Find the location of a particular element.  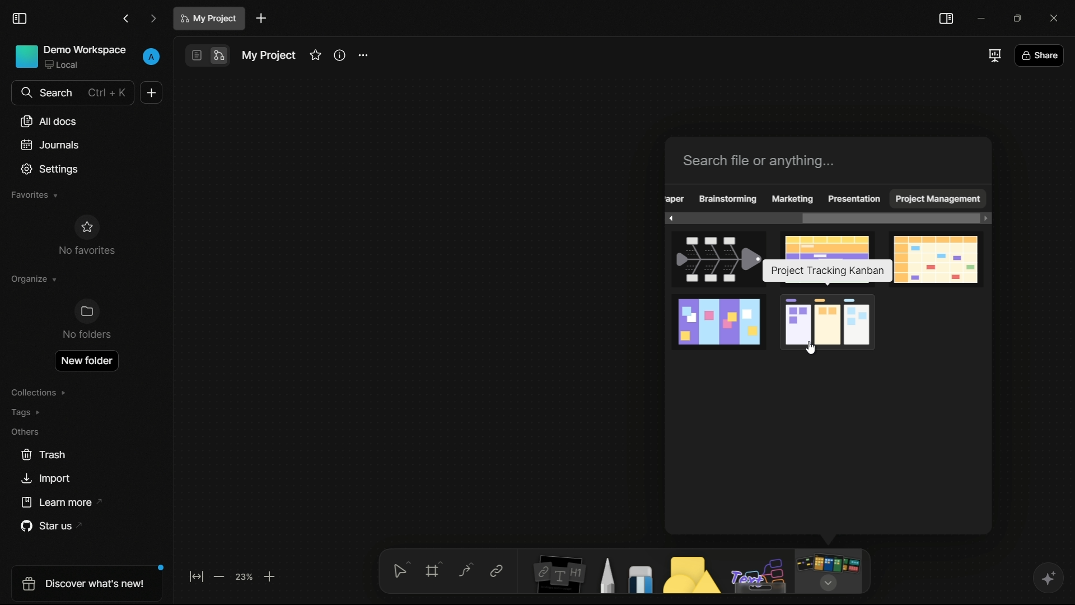

journals is located at coordinates (50, 145).